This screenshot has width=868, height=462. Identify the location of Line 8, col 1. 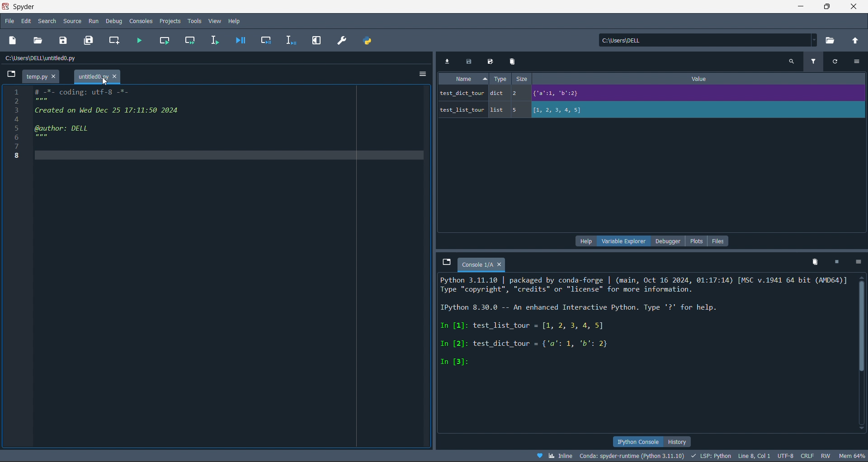
(756, 457).